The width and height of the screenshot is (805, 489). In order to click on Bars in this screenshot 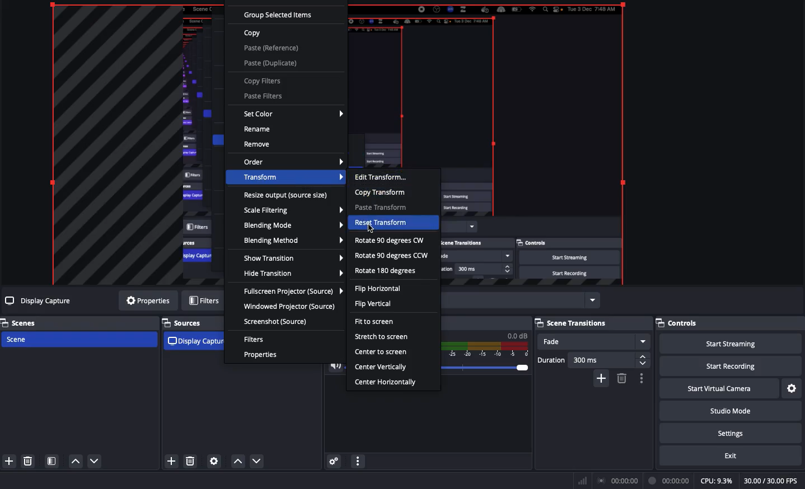, I will do `click(582, 481)`.